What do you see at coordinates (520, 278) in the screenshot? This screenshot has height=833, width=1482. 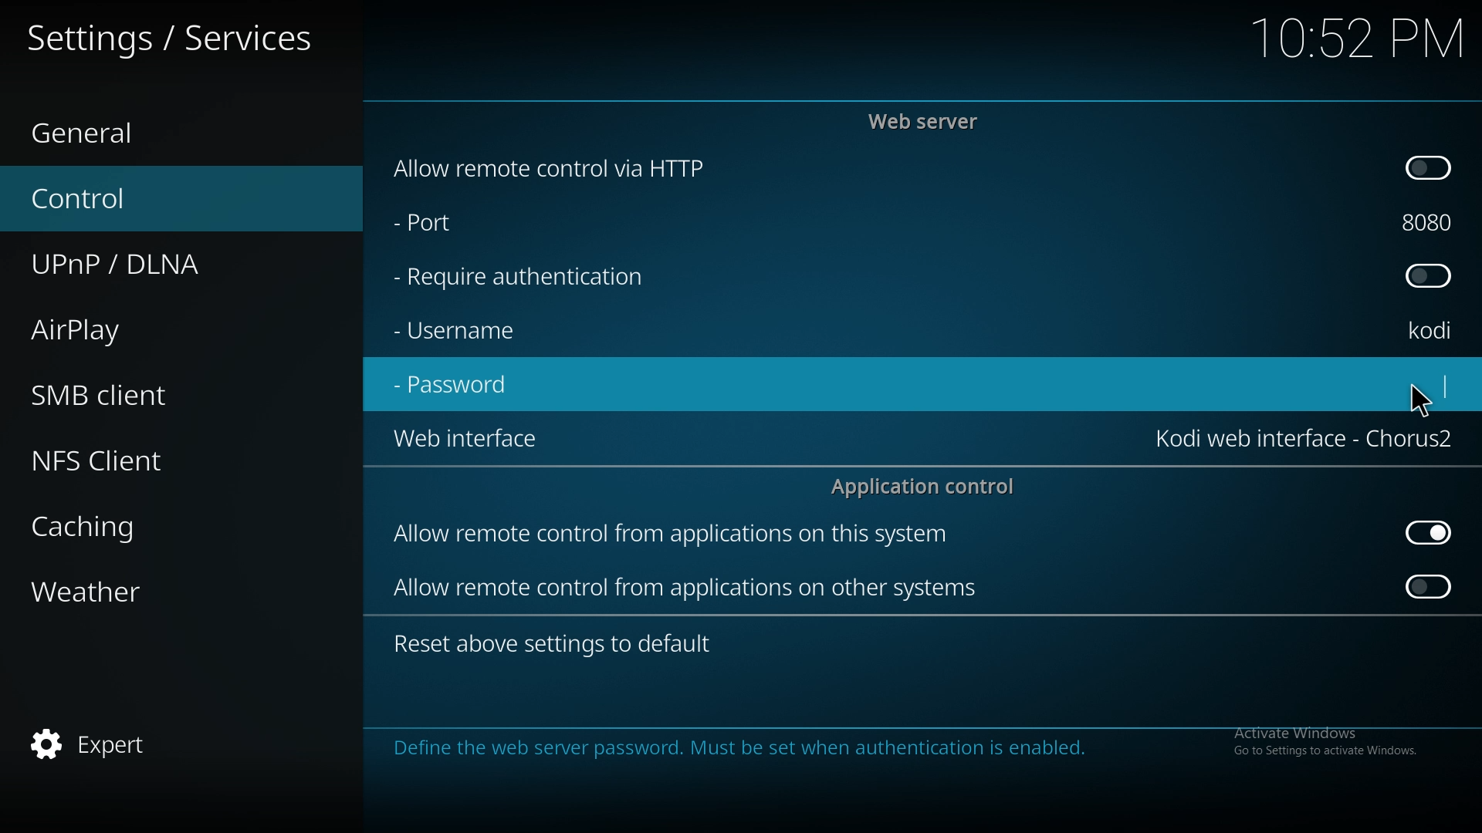 I see `require authentication` at bounding box center [520, 278].